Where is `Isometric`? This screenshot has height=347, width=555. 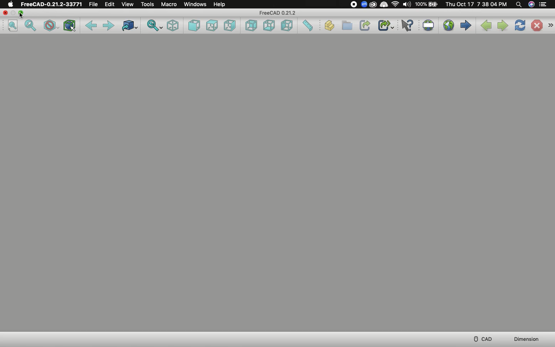 Isometric is located at coordinates (173, 25).